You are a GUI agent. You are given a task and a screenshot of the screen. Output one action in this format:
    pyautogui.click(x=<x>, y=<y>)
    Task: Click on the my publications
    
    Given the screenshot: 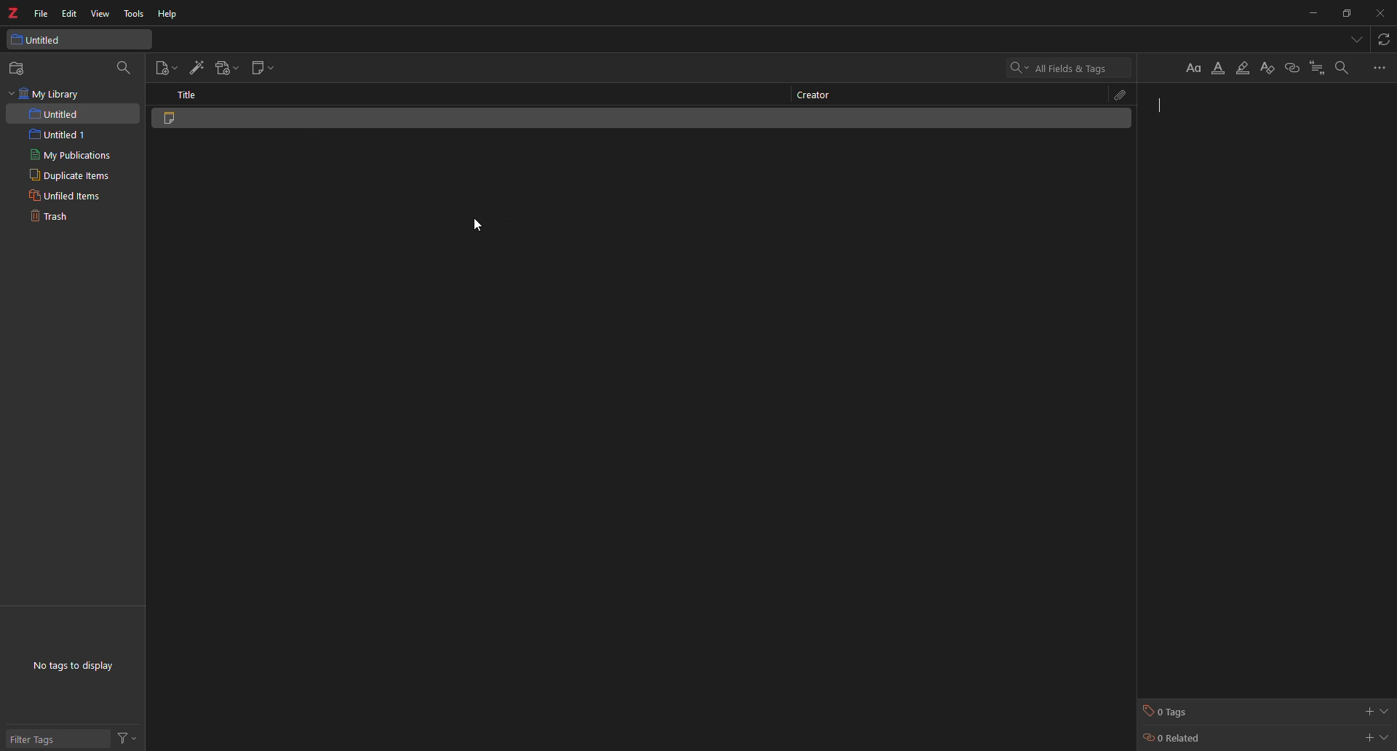 What is the action you would take?
    pyautogui.click(x=71, y=155)
    